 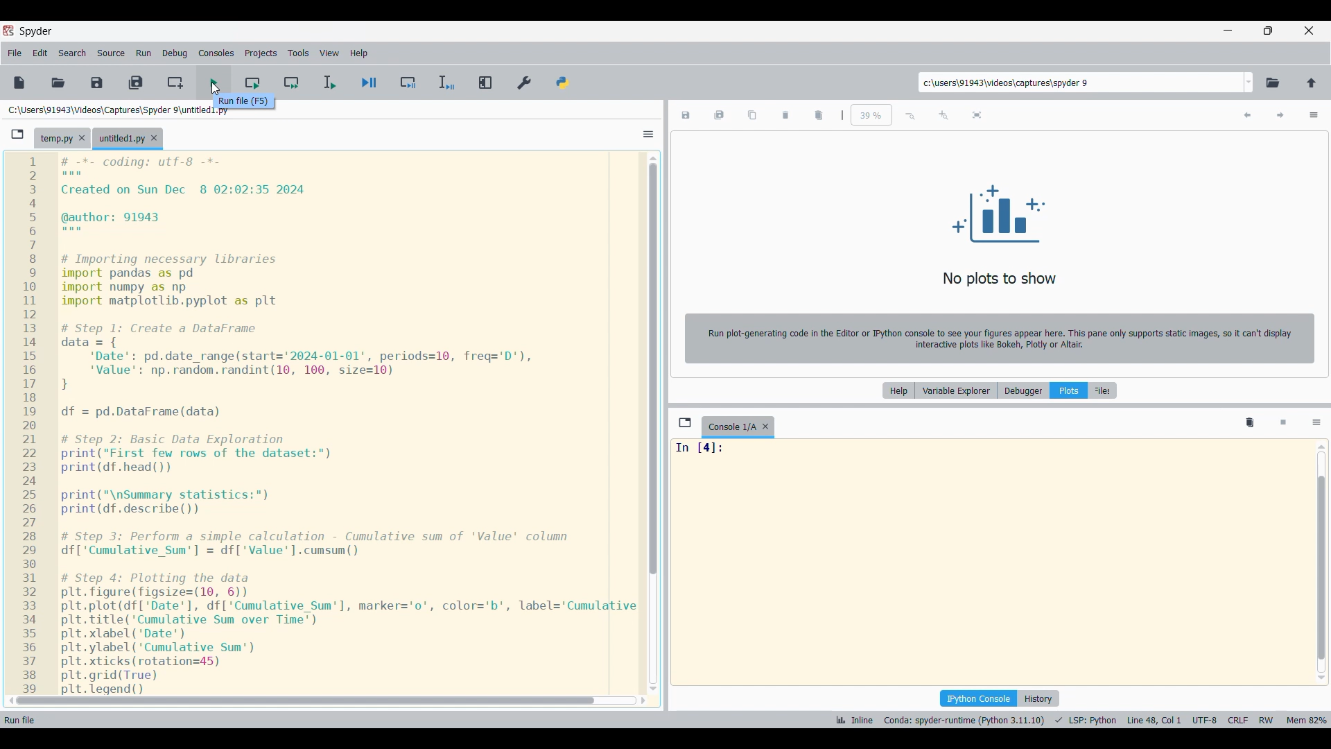 What do you see at coordinates (944, 115) in the screenshot?
I see `Zoom in` at bounding box center [944, 115].